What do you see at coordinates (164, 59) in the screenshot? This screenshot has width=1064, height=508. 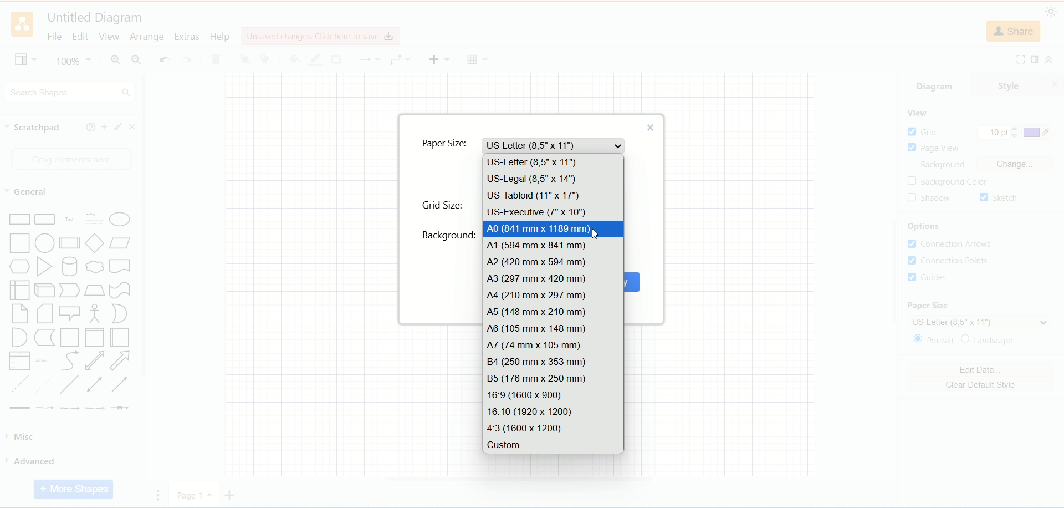 I see `undo` at bounding box center [164, 59].